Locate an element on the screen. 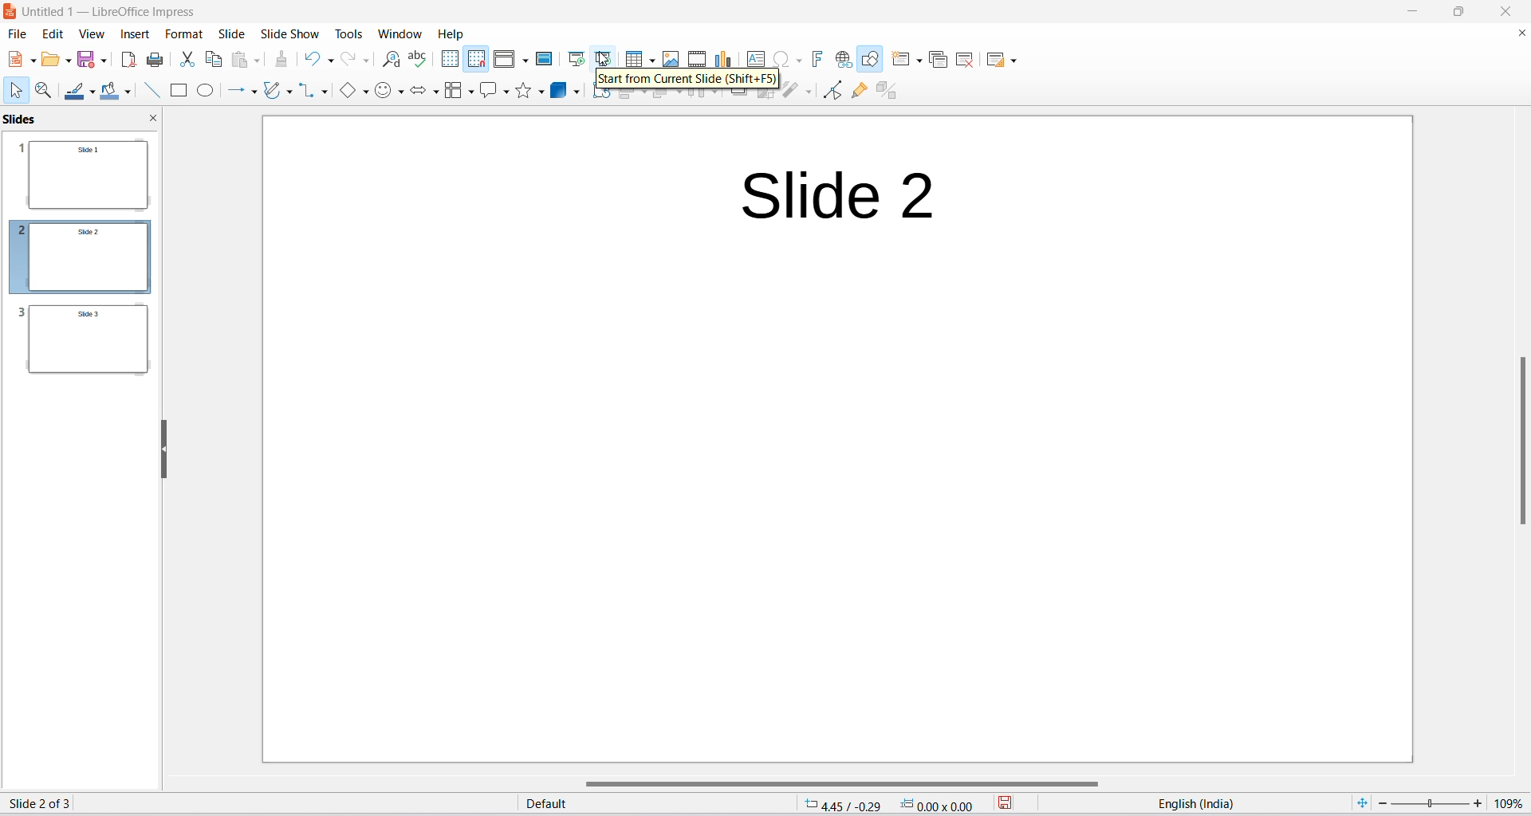 The width and height of the screenshot is (1531, 816). insert special characters is located at coordinates (782, 60).